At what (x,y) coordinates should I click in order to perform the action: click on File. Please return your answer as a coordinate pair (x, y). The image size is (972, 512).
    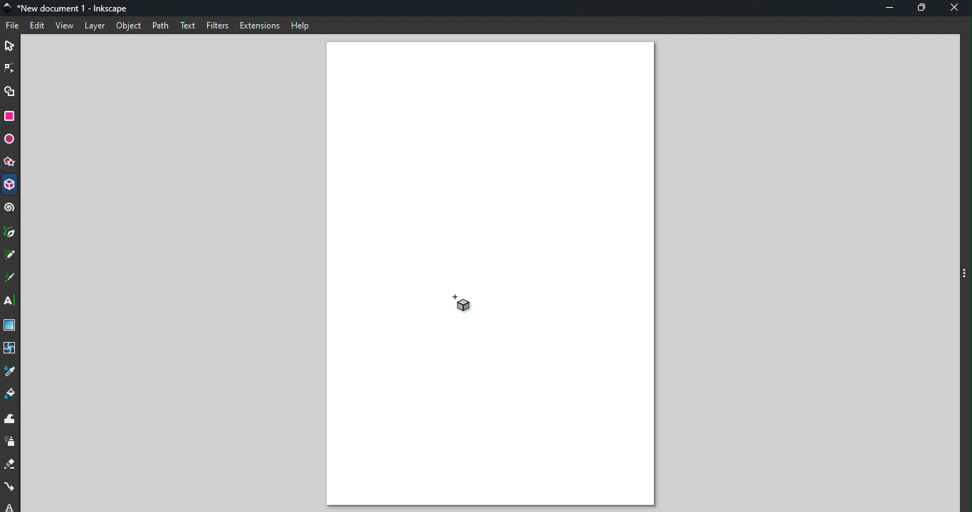
    Looking at the image, I should click on (13, 26).